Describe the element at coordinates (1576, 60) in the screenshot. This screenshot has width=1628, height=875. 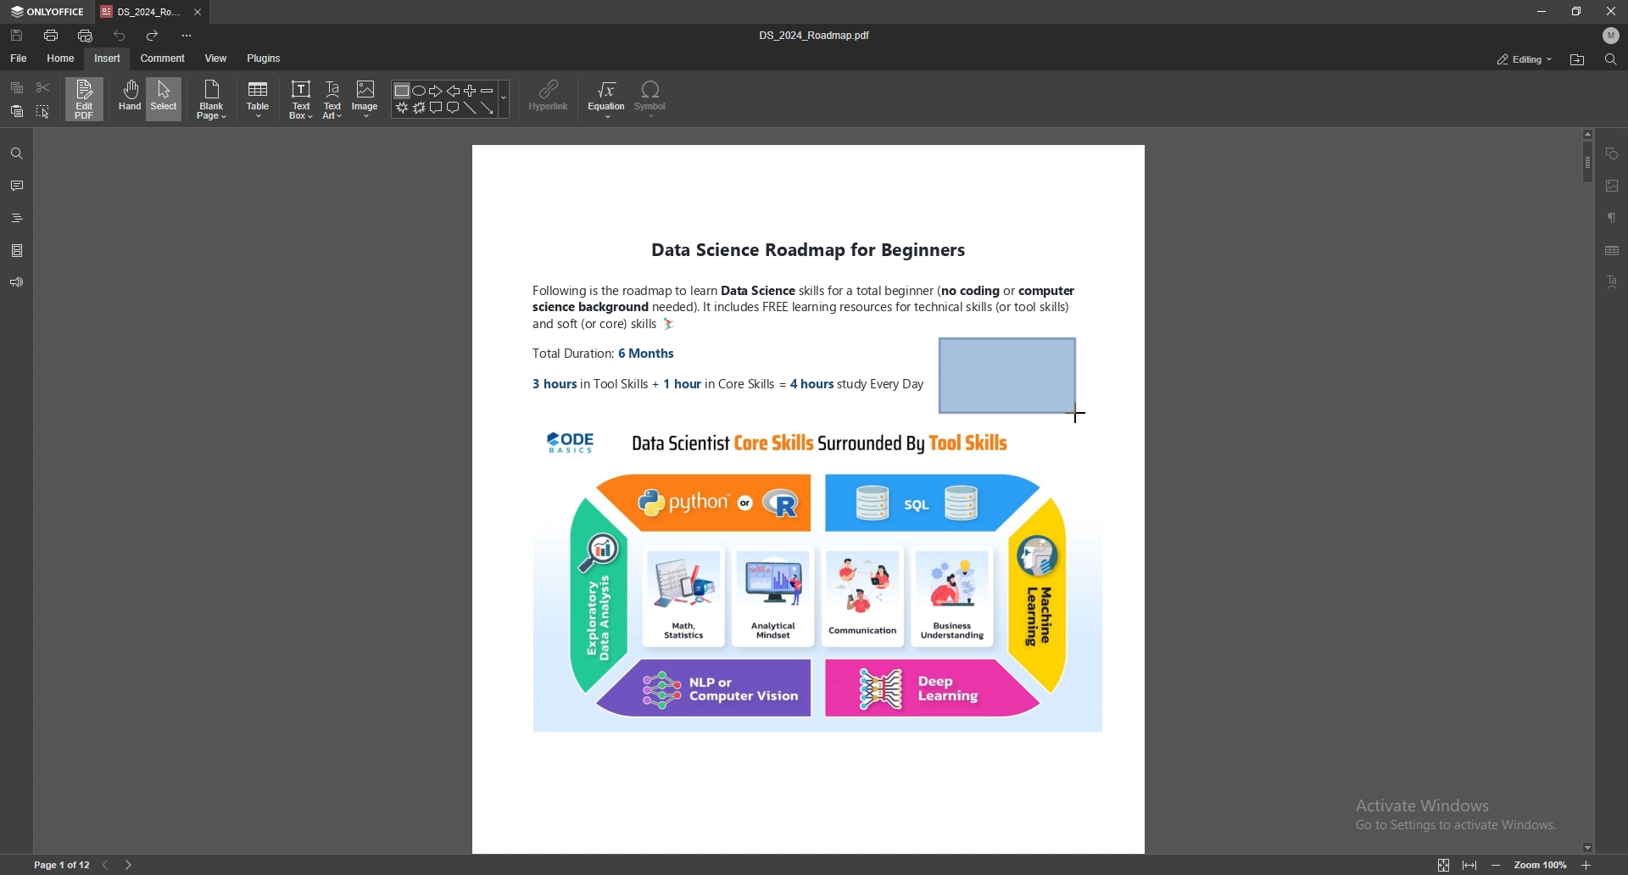
I see `open file location` at that location.